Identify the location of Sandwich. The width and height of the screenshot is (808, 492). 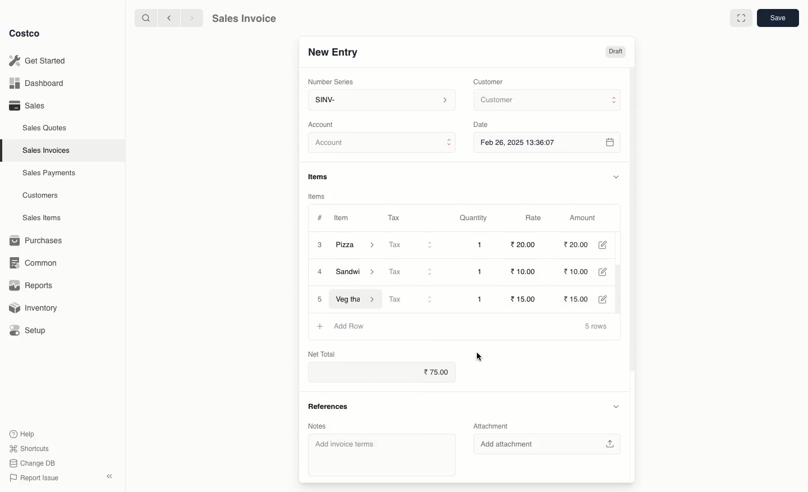
(359, 273).